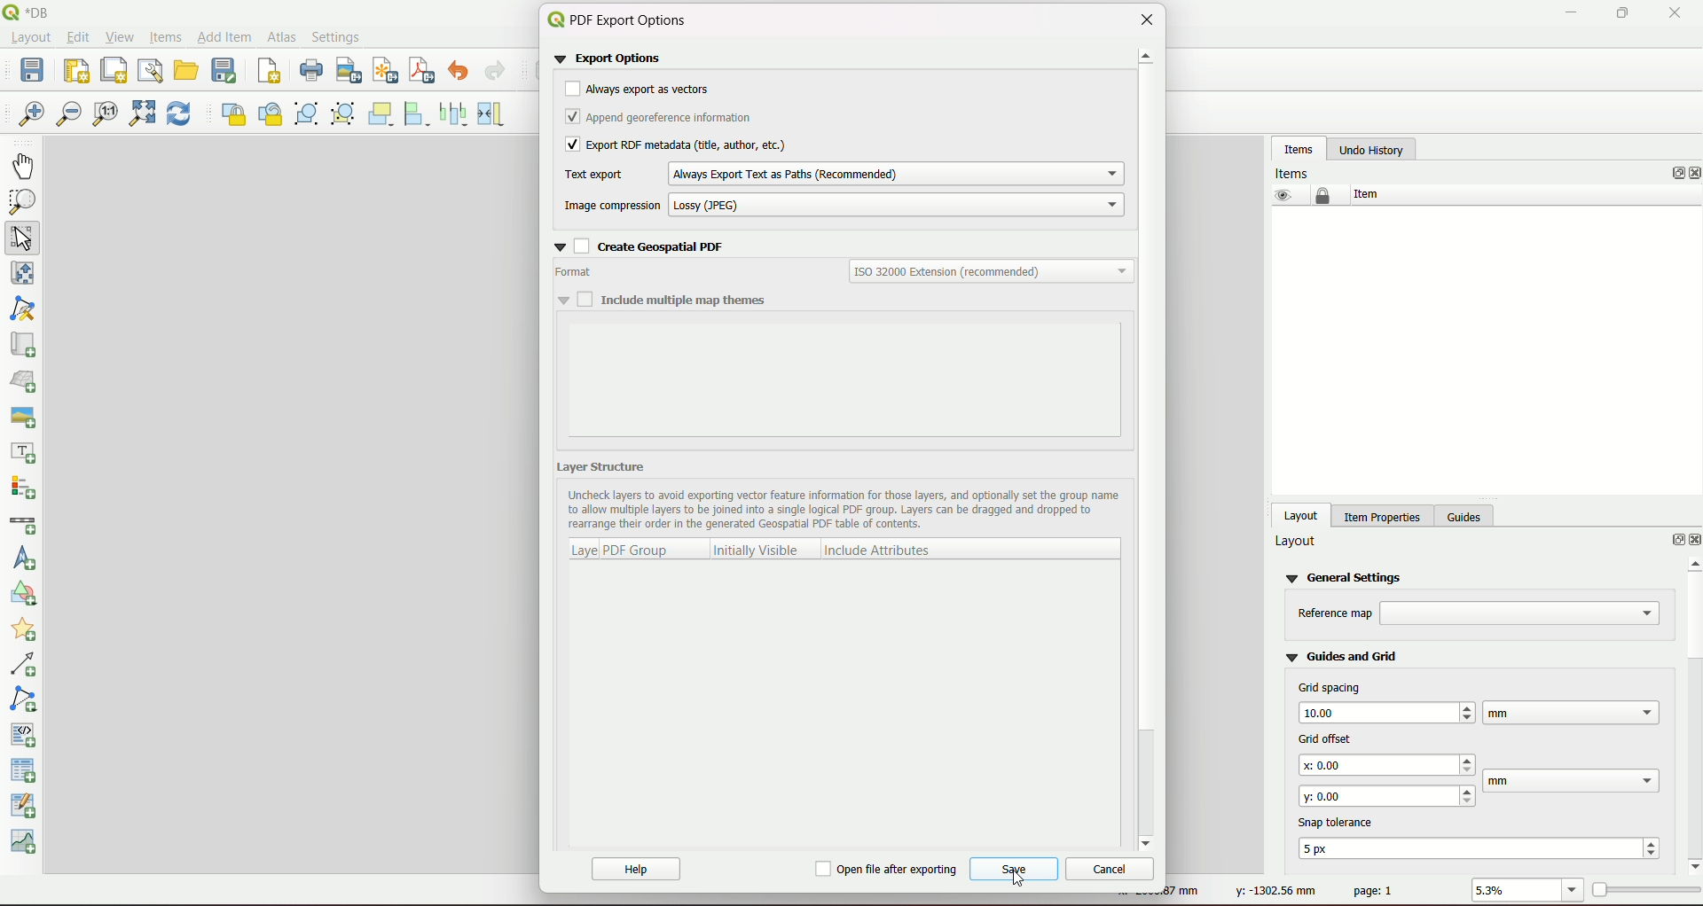 The height and width of the screenshot is (906, 1703). I want to click on check box, so click(571, 299).